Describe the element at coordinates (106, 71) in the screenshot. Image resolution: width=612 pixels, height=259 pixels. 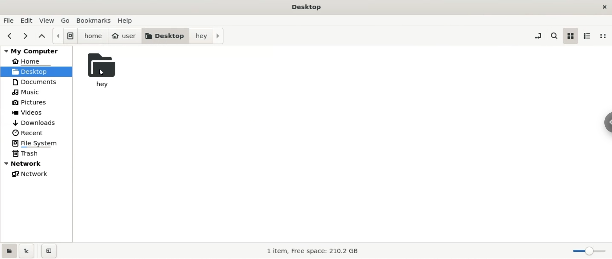
I see `hey folder` at that location.